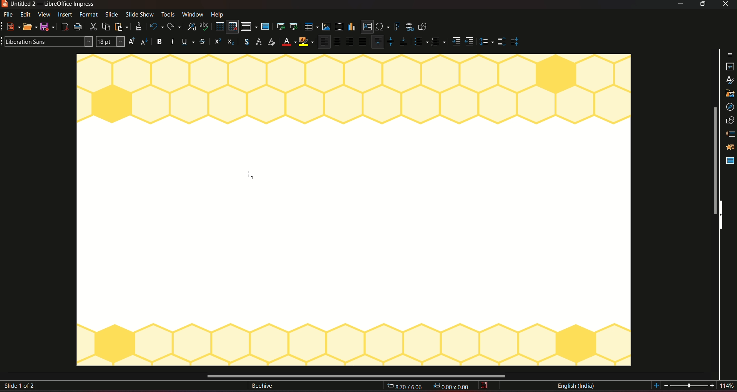 This screenshot has width=737, height=392. I want to click on master slide, so click(730, 146).